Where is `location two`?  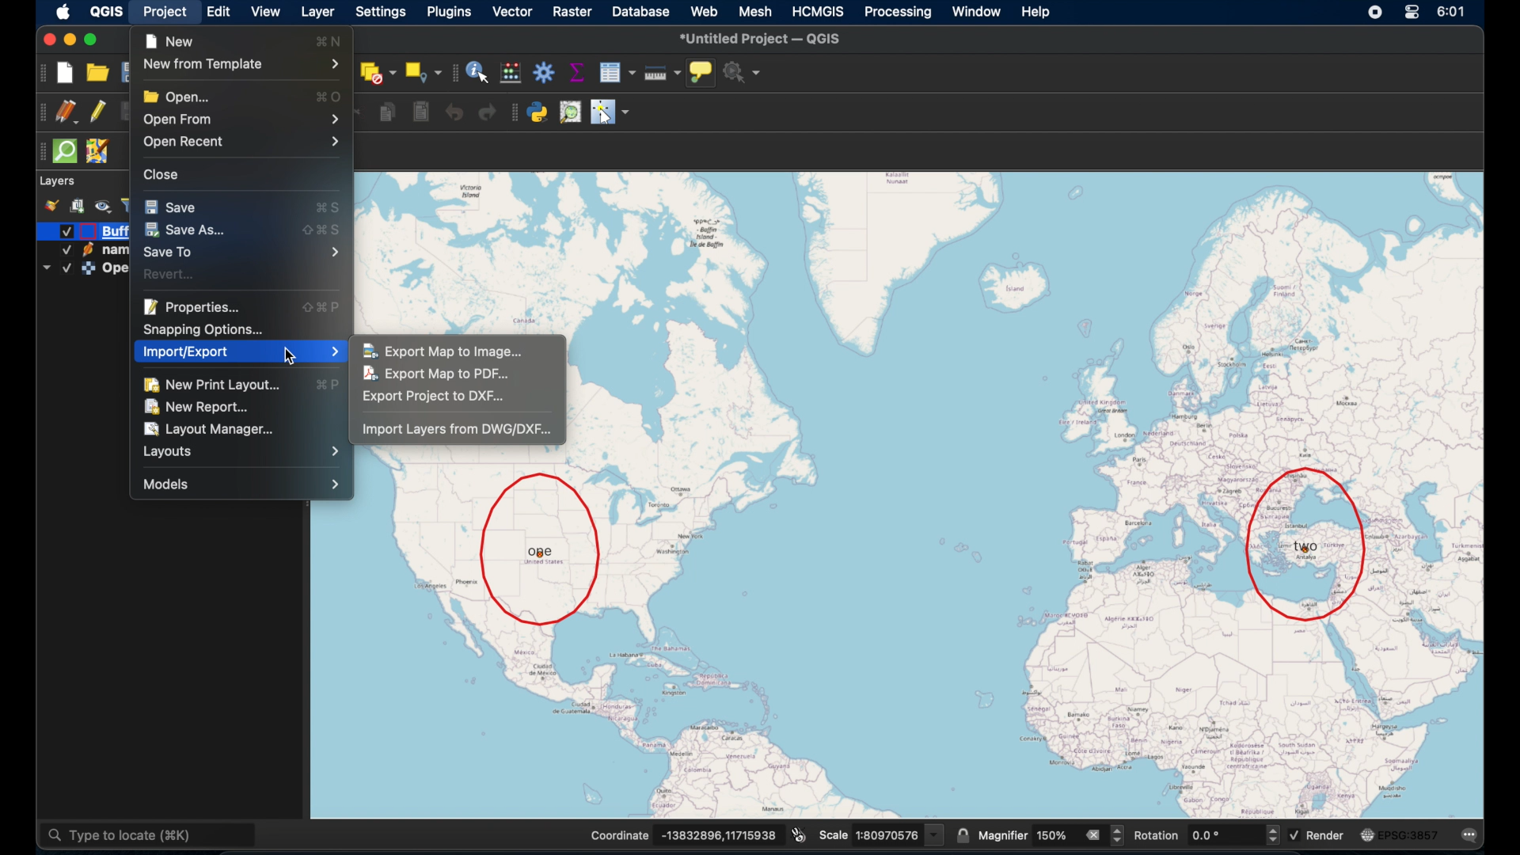
location two is located at coordinates (1306, 544).